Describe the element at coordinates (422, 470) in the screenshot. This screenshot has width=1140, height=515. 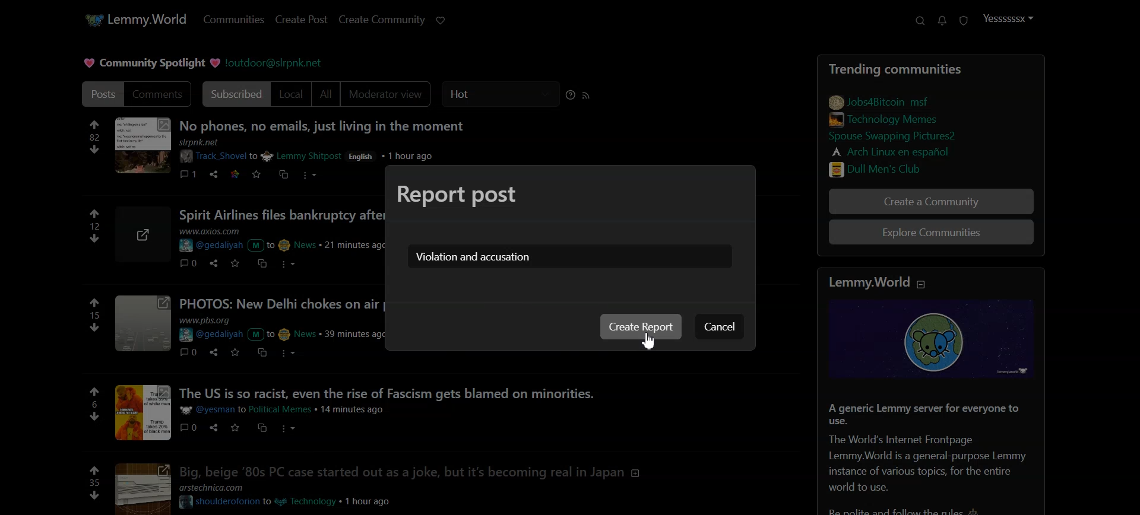
I see `post` at that location.